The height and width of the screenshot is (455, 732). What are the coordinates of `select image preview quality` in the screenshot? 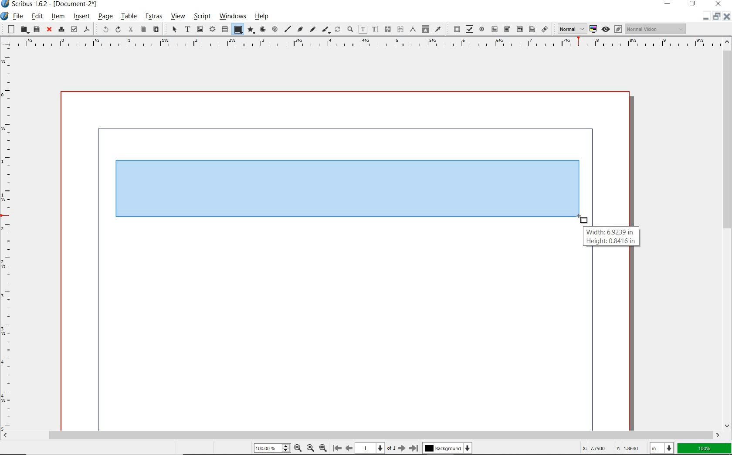 It's located at (569, 29).